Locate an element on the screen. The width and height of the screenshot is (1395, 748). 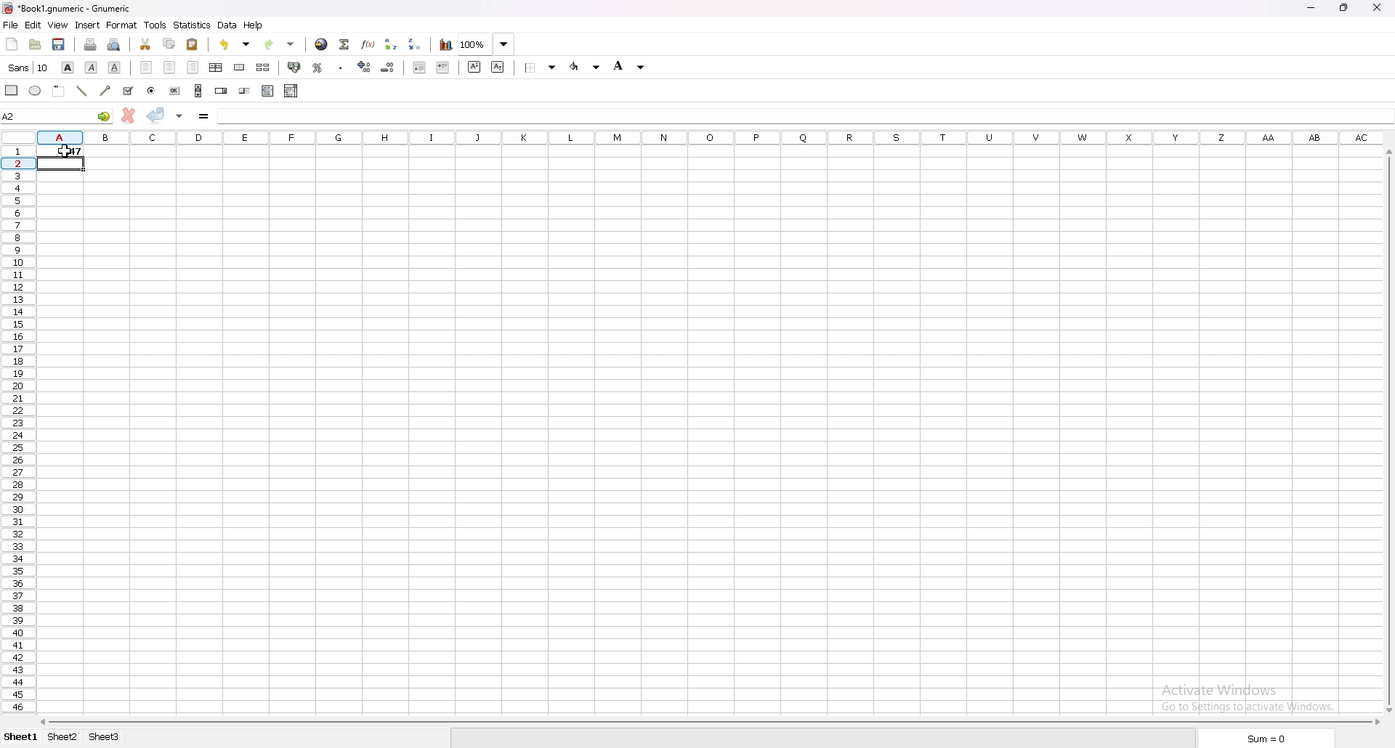
column is located at coordinates (706, 137).